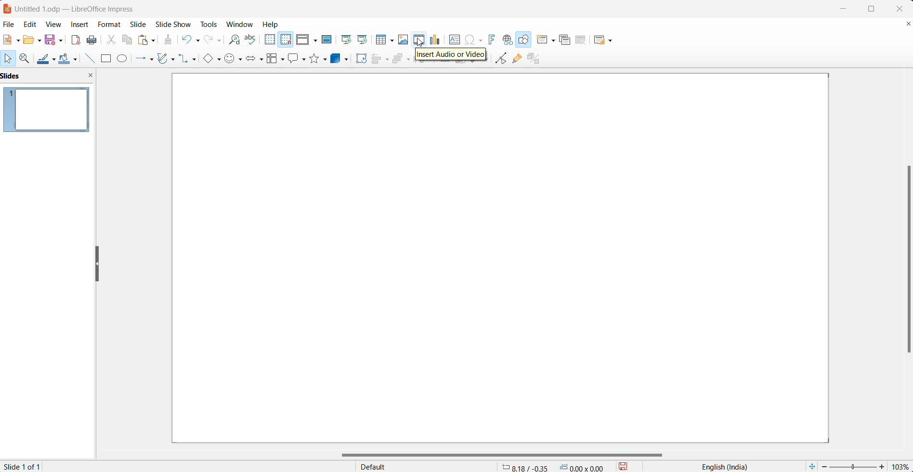  I want to click on select, so click(8, 58).